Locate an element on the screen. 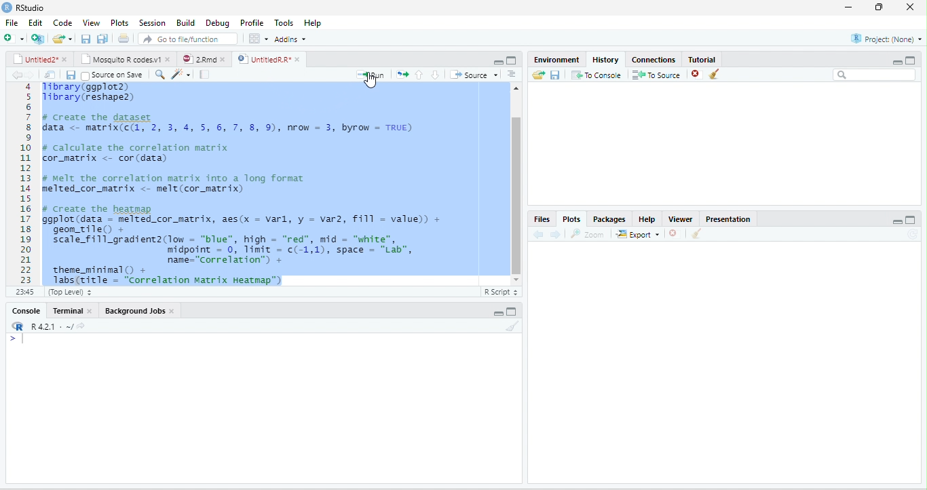  add file is located at coordinates (22, 39).